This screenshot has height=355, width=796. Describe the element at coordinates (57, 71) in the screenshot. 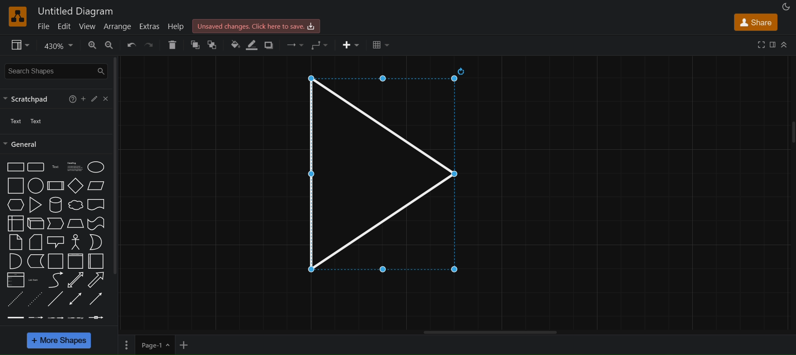

I see `search shapes` at that location.